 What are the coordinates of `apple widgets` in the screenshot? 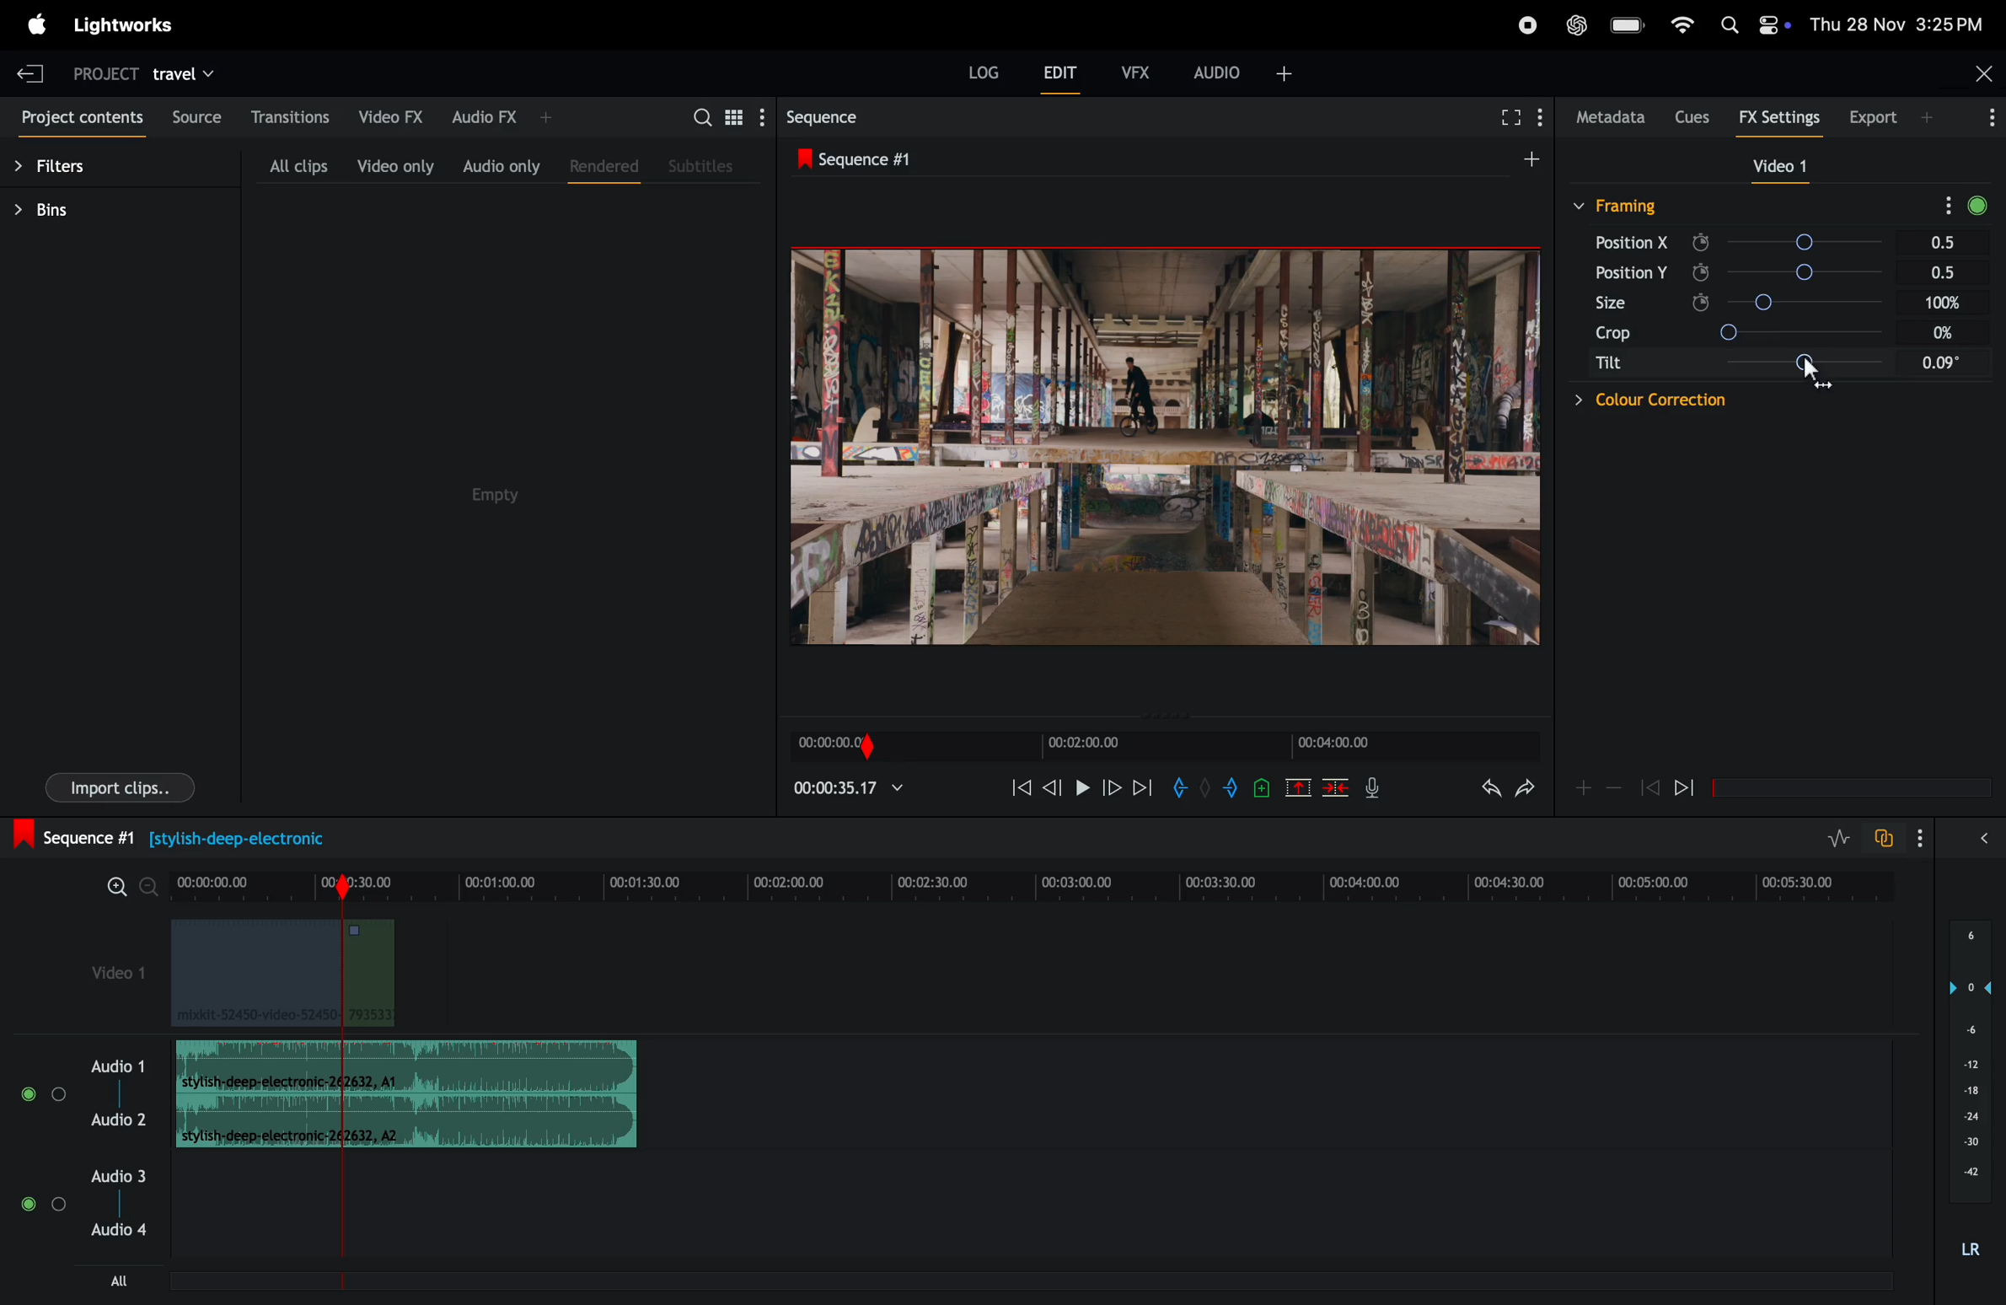 It's located at (1750, 26).